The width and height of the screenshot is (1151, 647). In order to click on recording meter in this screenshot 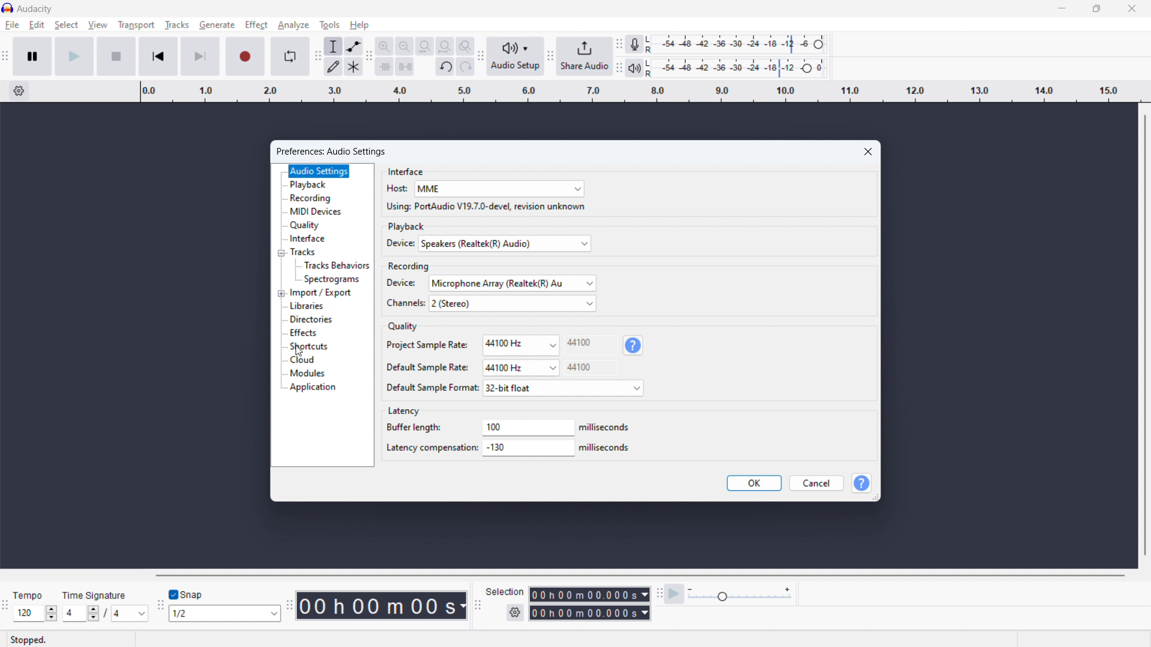, I will do `click(635, 44)`.